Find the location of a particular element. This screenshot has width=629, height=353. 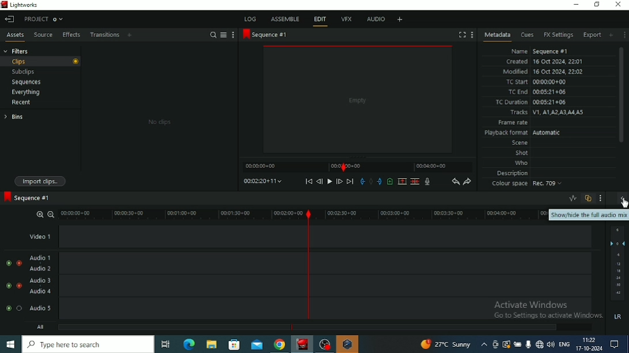

Created is located at coordinates (544, 61).